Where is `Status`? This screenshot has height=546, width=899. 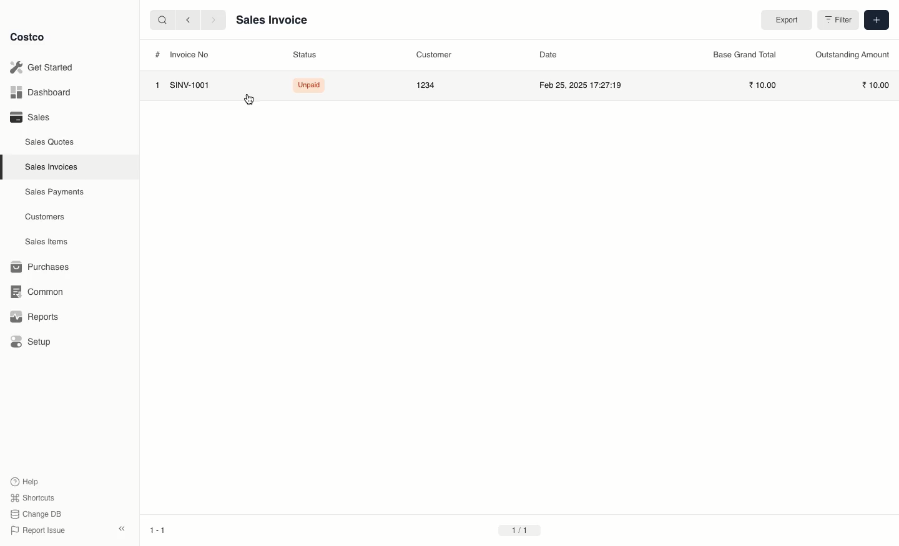
Status is located at coordinates (303, 54).